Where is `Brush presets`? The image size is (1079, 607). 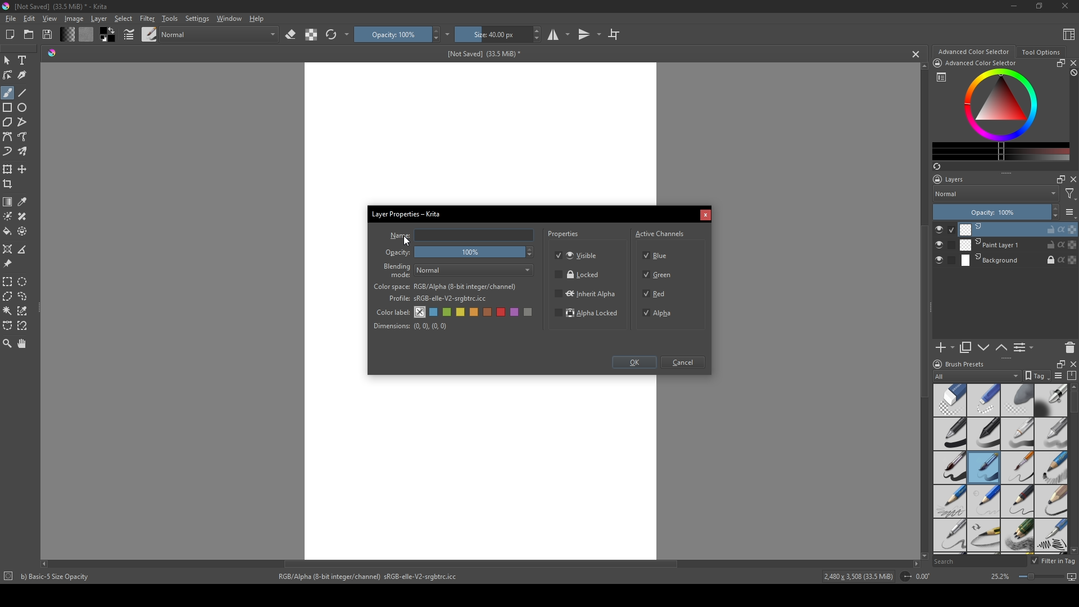
Brush presets is located at coordinates (965, 364).